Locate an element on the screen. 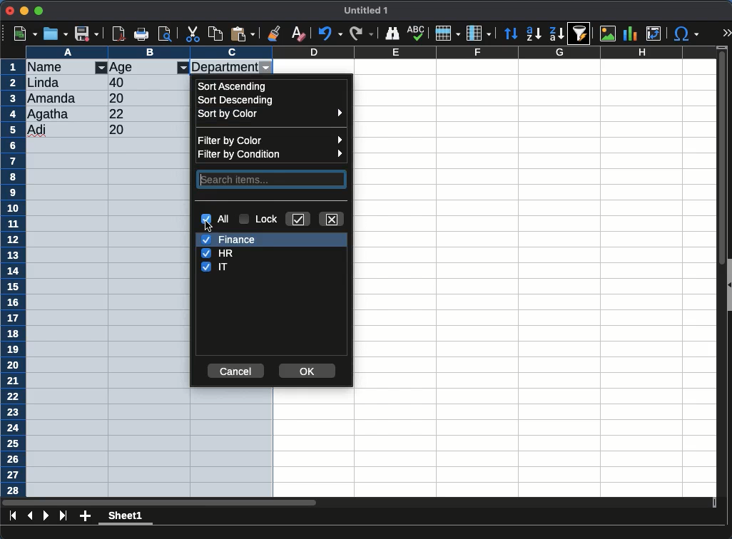  print is located at coordinates (143, 34).